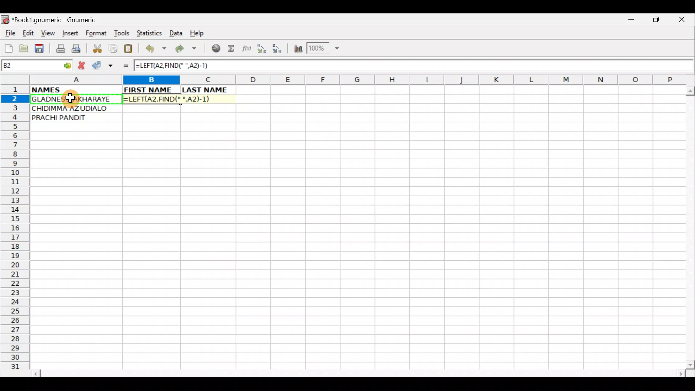 The image size is (695, 391). Describe the element at coordinates (75, 99) in the screenshot. I see `GLADNESS AKHARAYE` at that location.